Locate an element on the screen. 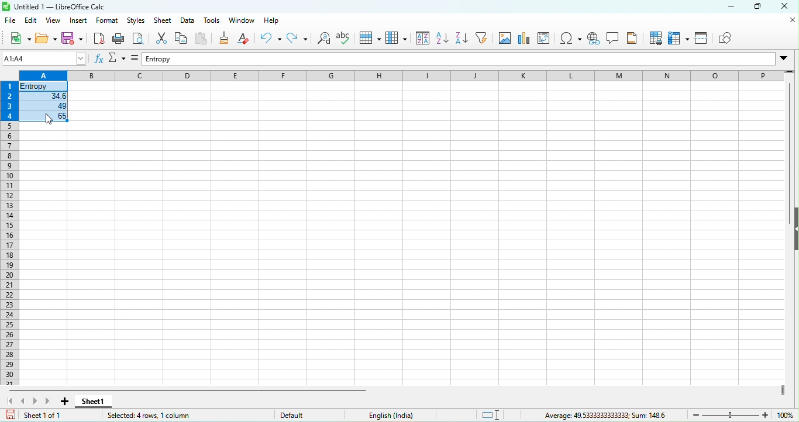 Image resolution: width=799 pixels, height=422 pixels. drag to view more rows is located at coordinates (788, 71).